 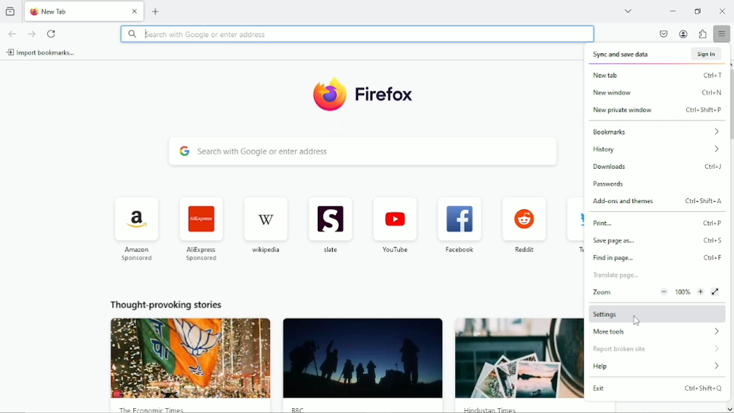 I want to click on view fullscreen, so click(x=717, y=291).